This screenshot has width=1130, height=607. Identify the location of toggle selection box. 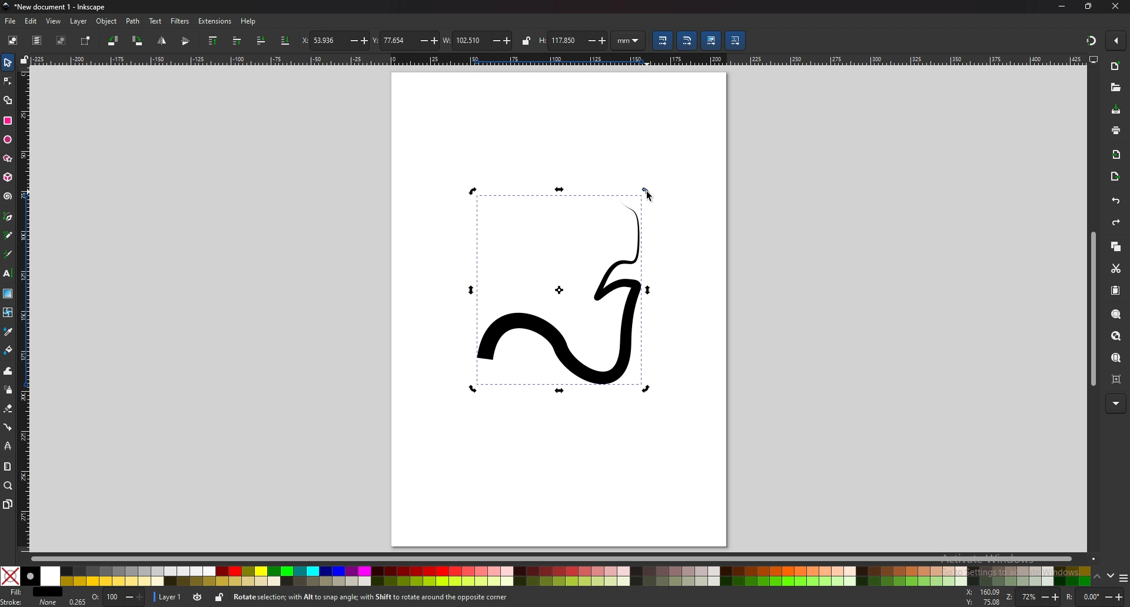
(86, 41).